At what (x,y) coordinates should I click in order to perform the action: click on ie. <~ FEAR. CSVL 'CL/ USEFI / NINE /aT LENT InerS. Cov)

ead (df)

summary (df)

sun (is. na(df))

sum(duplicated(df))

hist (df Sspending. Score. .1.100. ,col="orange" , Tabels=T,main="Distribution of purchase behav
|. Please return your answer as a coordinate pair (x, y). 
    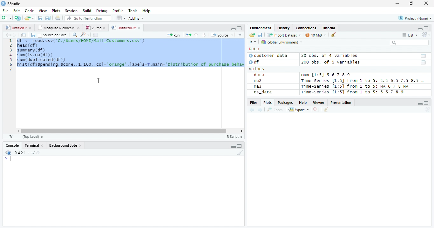
    Looking at the image, I should click on (131, 56).